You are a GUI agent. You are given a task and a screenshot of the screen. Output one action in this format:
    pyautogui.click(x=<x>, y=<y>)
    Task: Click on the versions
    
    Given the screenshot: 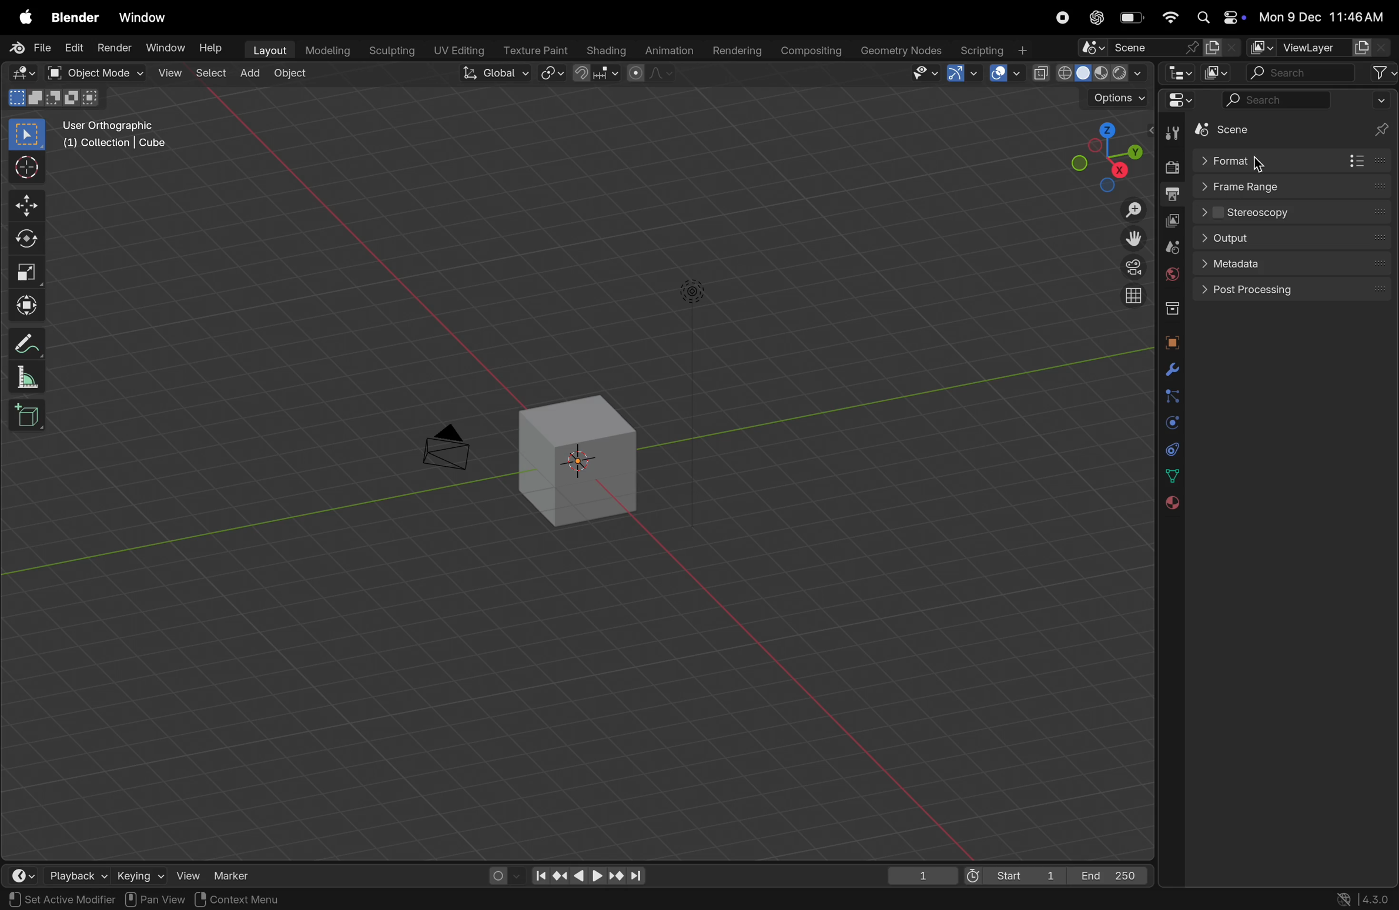 What is the action you would take?
    pyautogui.click(x=1363, y=899)
    